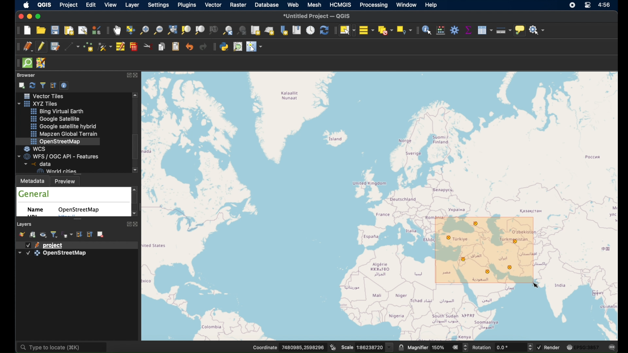 The height and width of the screenshot is (353, 628). What do you see at coordinates (83, 31) in the screenshot?
I see `show layout manager` at bounding box center [83, 31].